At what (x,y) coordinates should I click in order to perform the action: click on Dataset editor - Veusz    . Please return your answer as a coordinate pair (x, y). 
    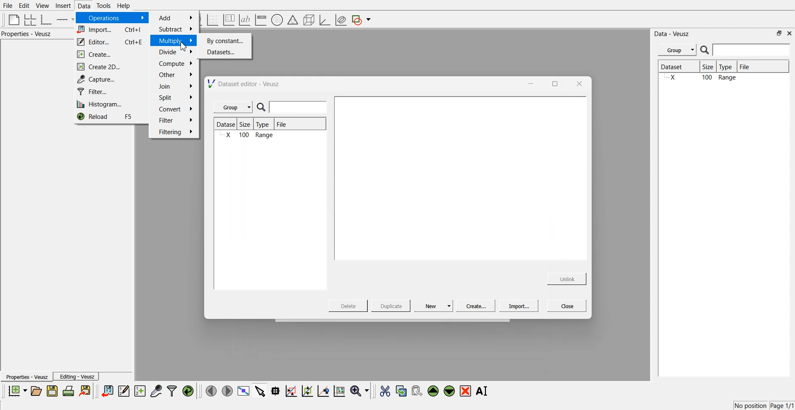
    Looking at the image, I should click on (245, 84).